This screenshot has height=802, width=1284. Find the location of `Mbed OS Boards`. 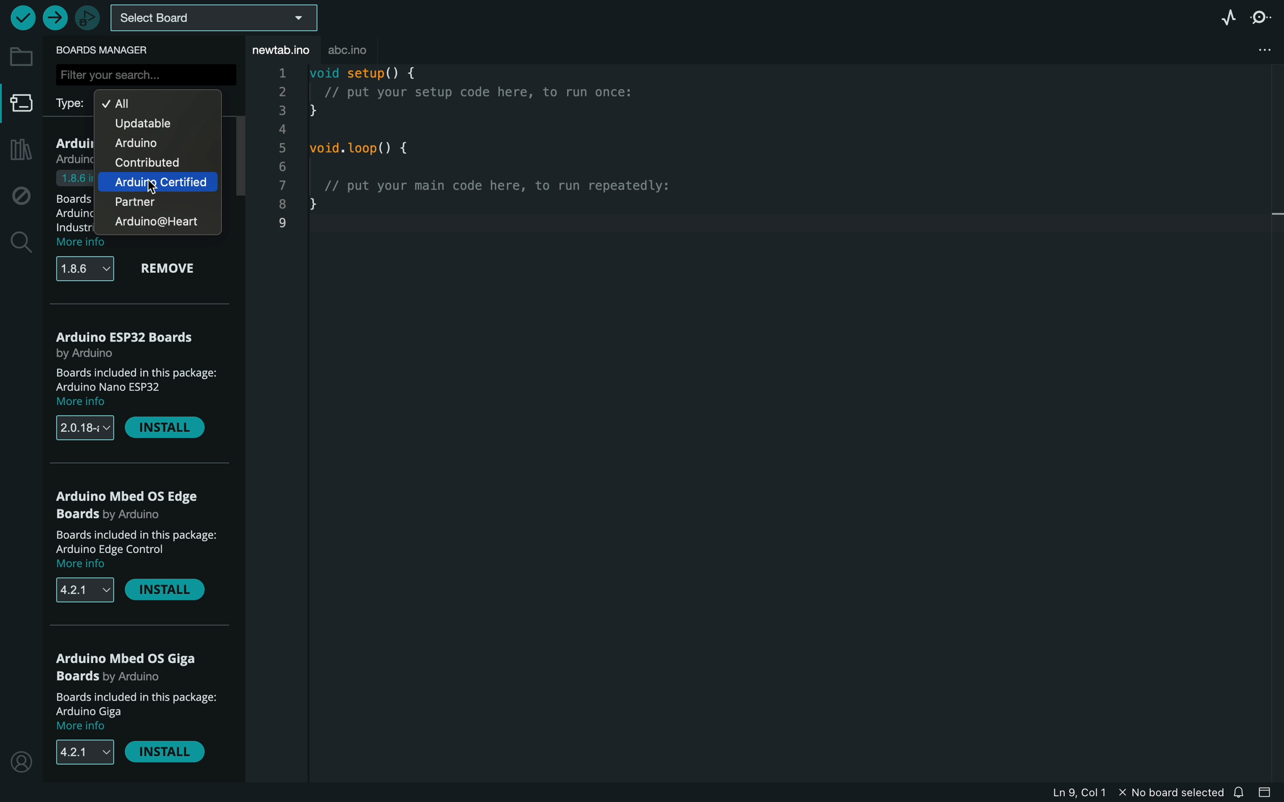

Mbed OS Boards is located at coordinates (137, 505).